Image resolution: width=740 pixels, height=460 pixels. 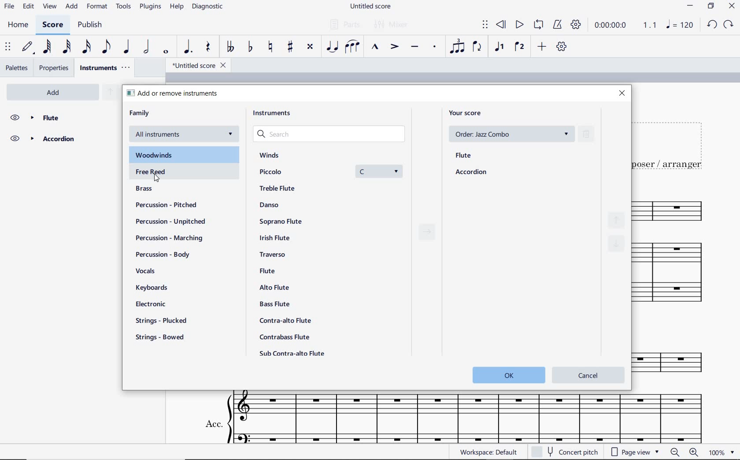 I want to click on strings - plucked, so click(x=161, y=321).